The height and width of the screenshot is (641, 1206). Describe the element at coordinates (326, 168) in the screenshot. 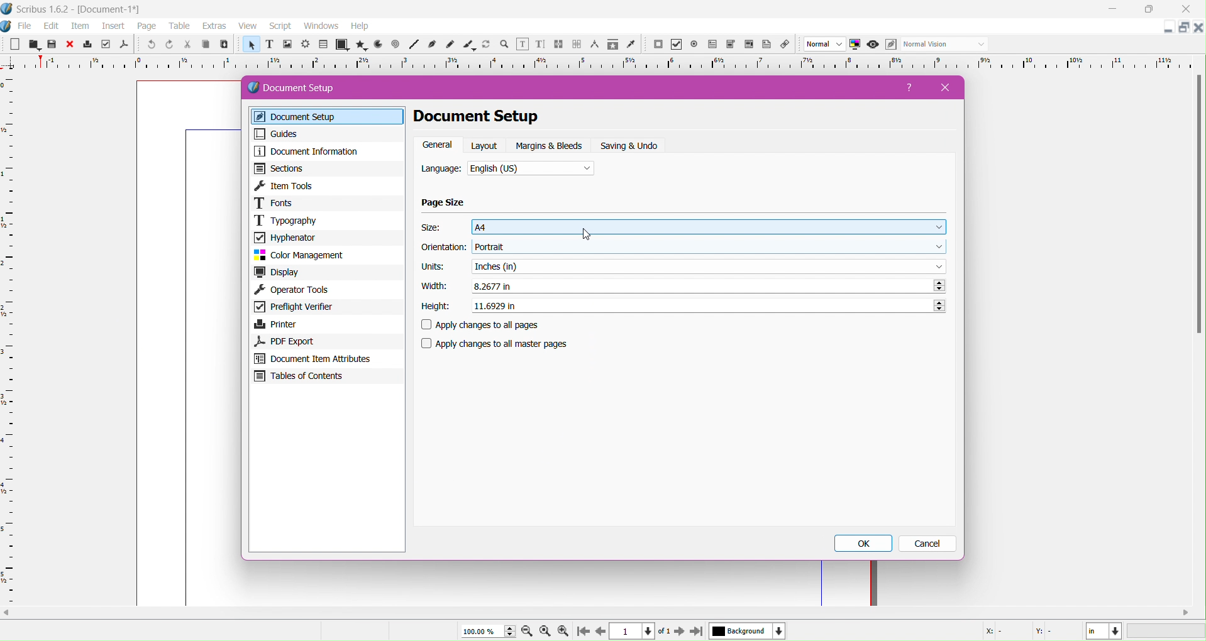

I see `Sections` at that location.